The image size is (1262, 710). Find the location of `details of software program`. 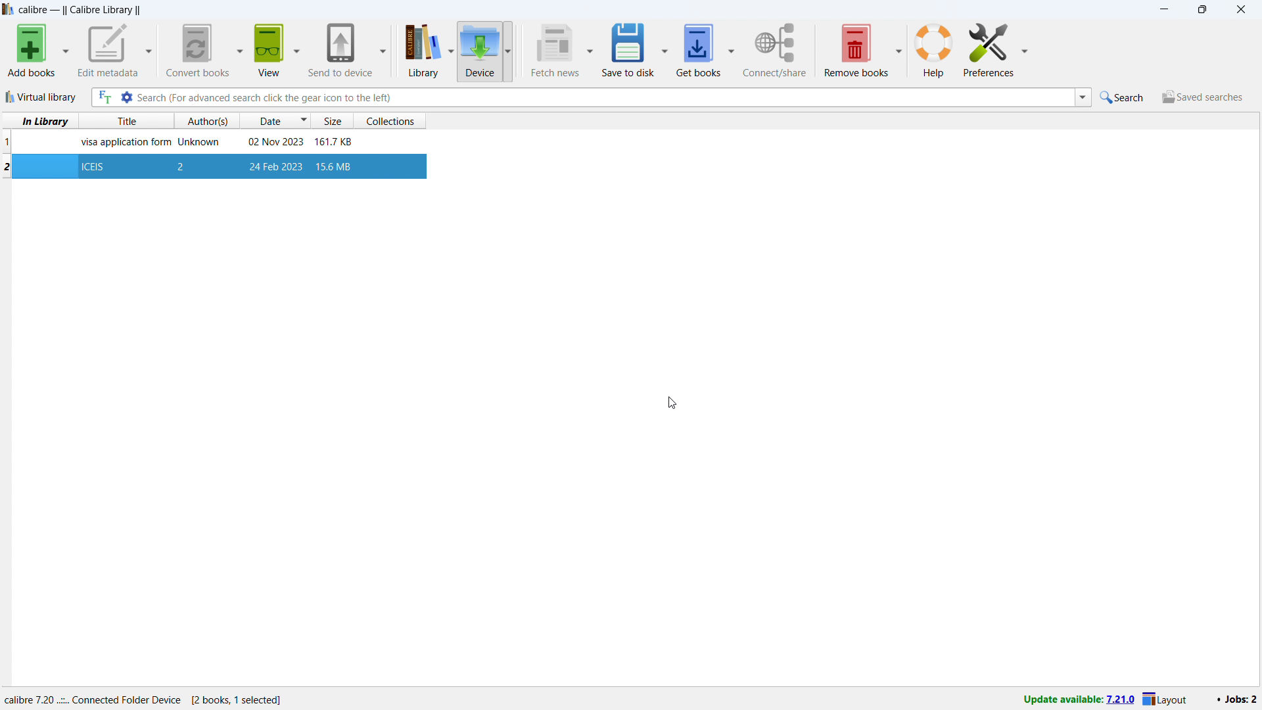

details of software program is located at coordinates (149, 697).